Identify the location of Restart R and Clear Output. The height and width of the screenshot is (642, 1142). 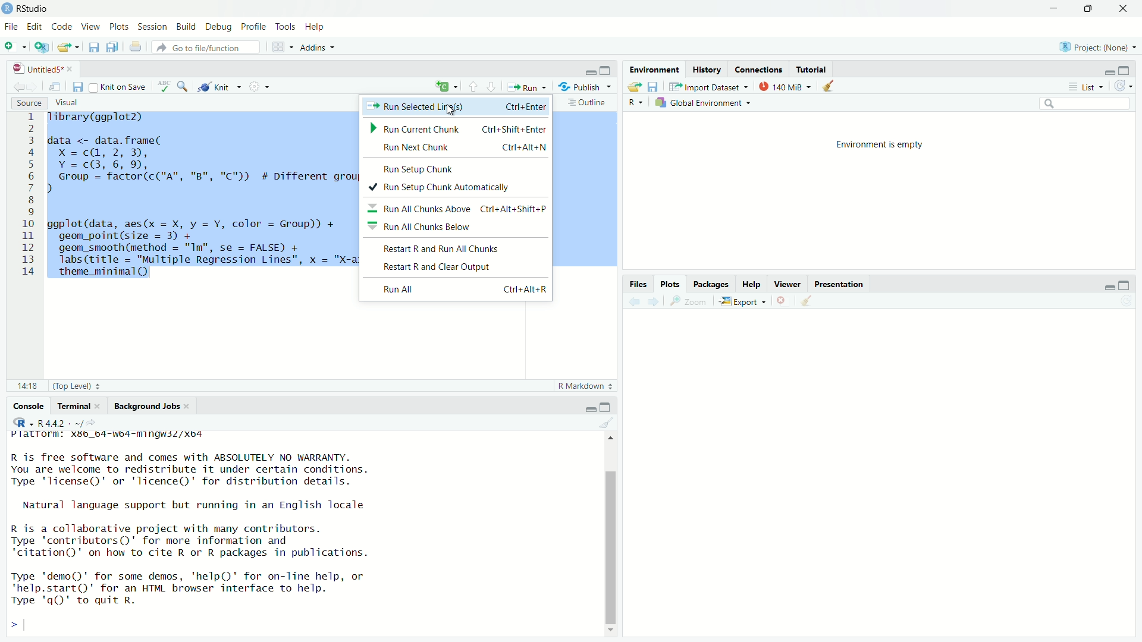
(443, 269).